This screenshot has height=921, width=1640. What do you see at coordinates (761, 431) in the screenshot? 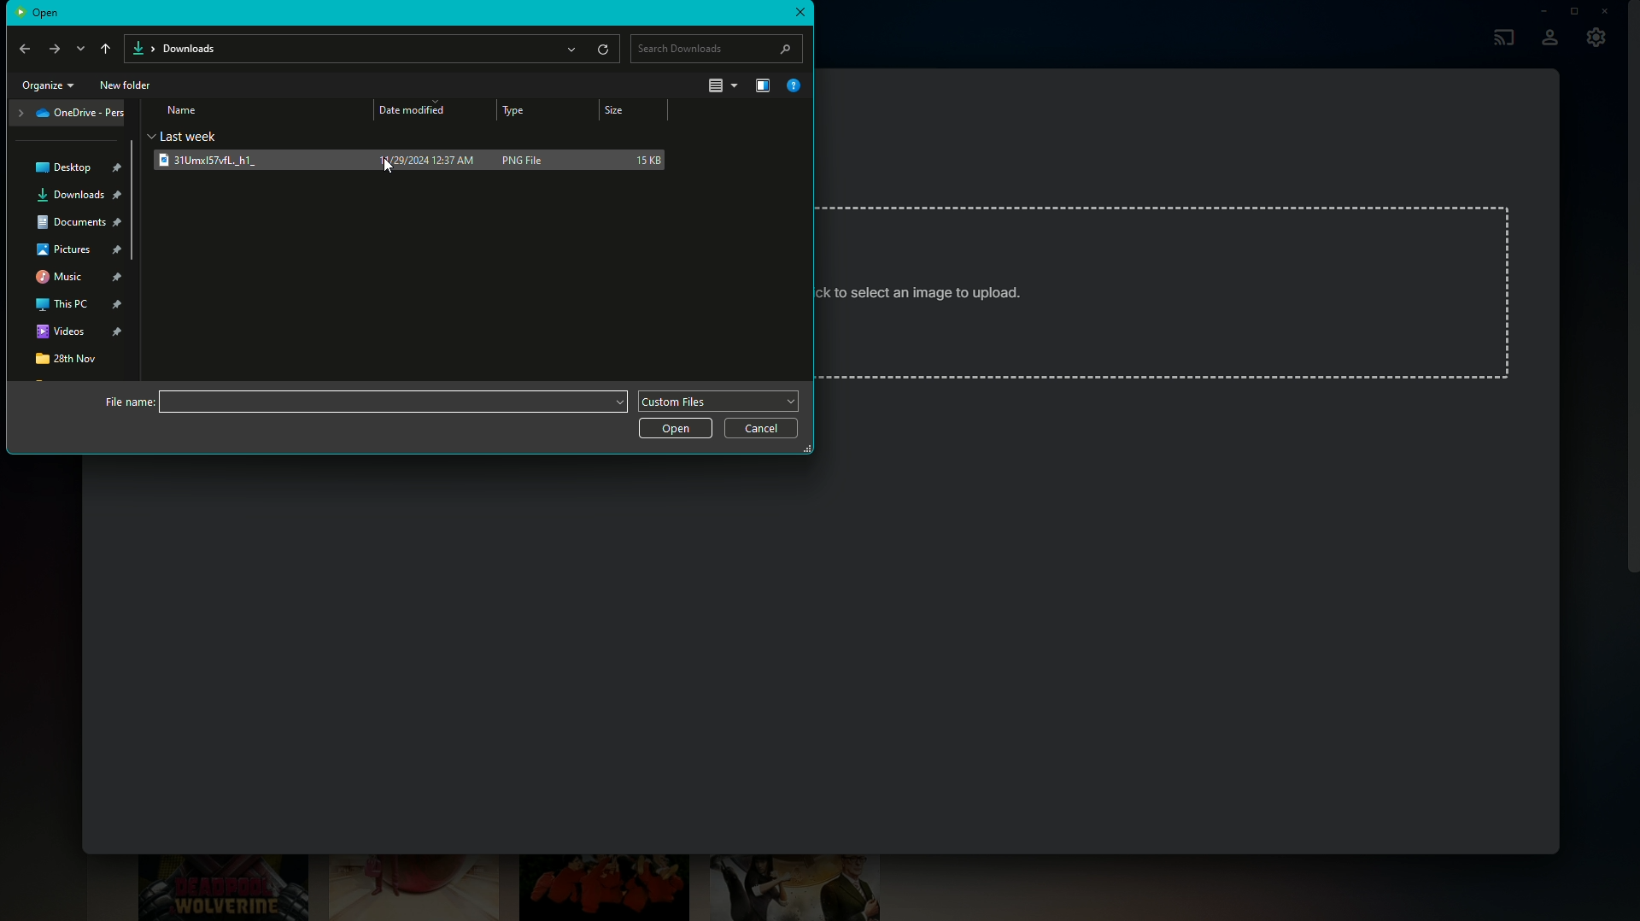
I see `Cancel` at bounding box center [761, 431].